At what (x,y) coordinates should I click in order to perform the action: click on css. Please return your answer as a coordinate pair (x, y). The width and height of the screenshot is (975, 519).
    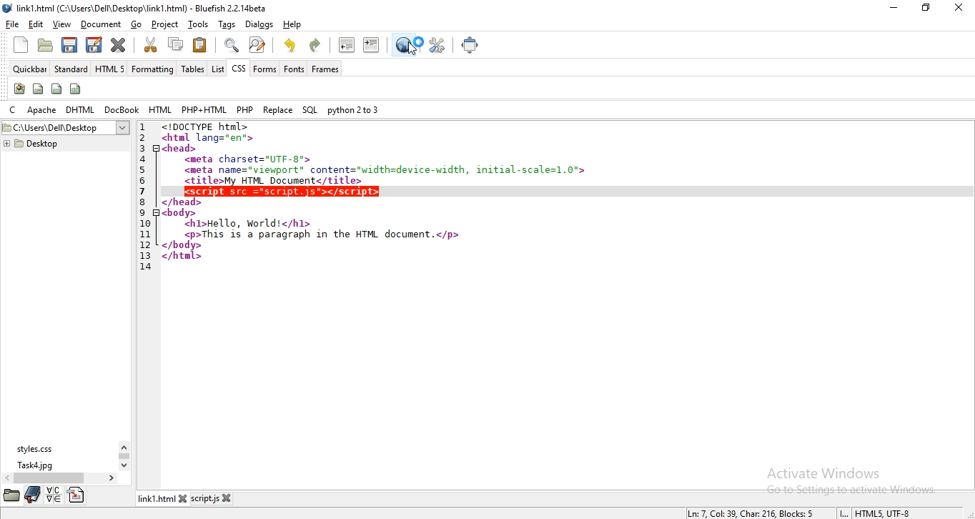
    Looking at the image, I should click on (237, 68).